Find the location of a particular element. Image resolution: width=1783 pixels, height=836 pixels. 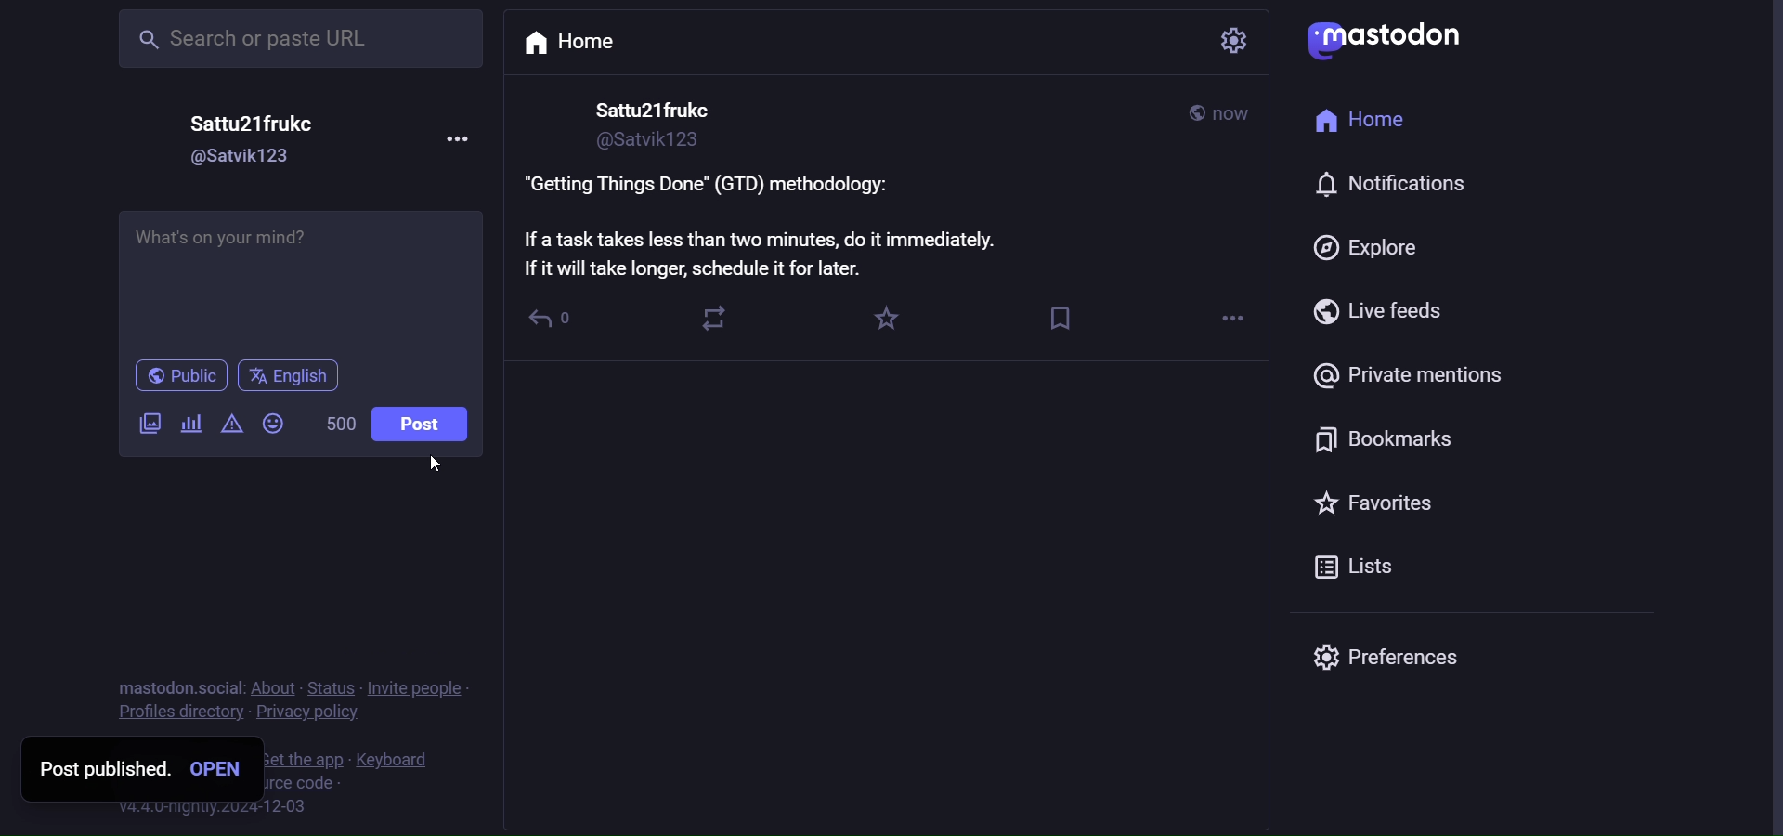

language is located at coordinates (290, 377).